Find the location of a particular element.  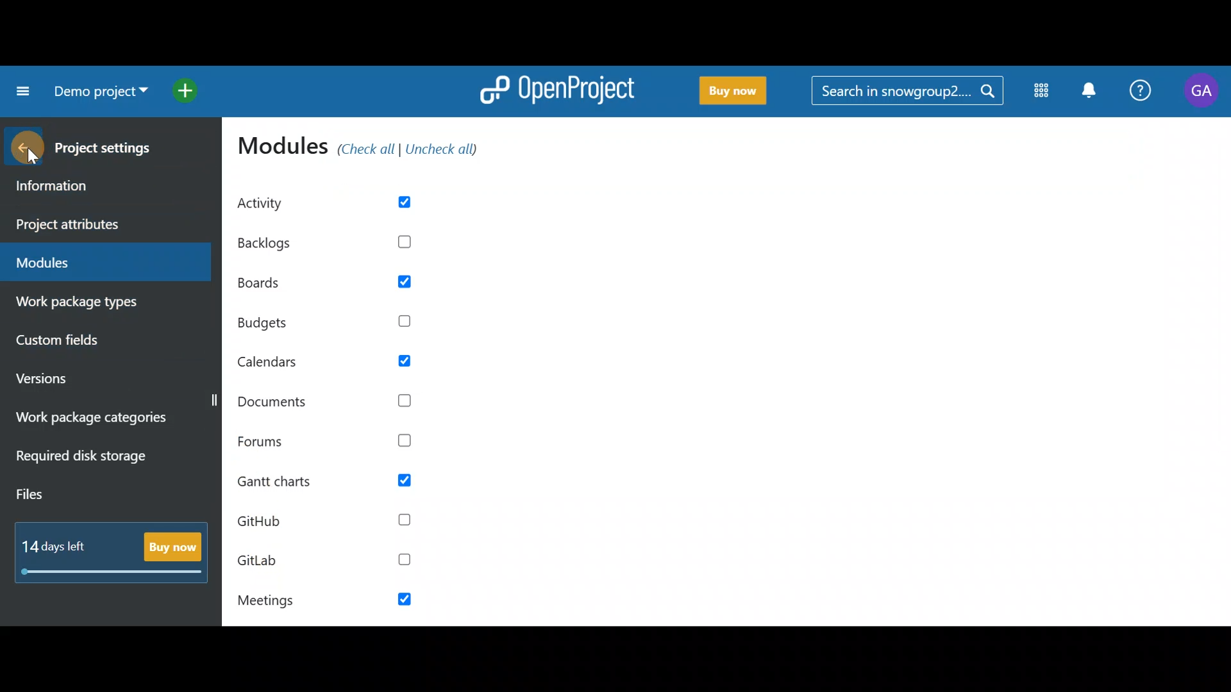

Project name is located at coordinates (97, 91).